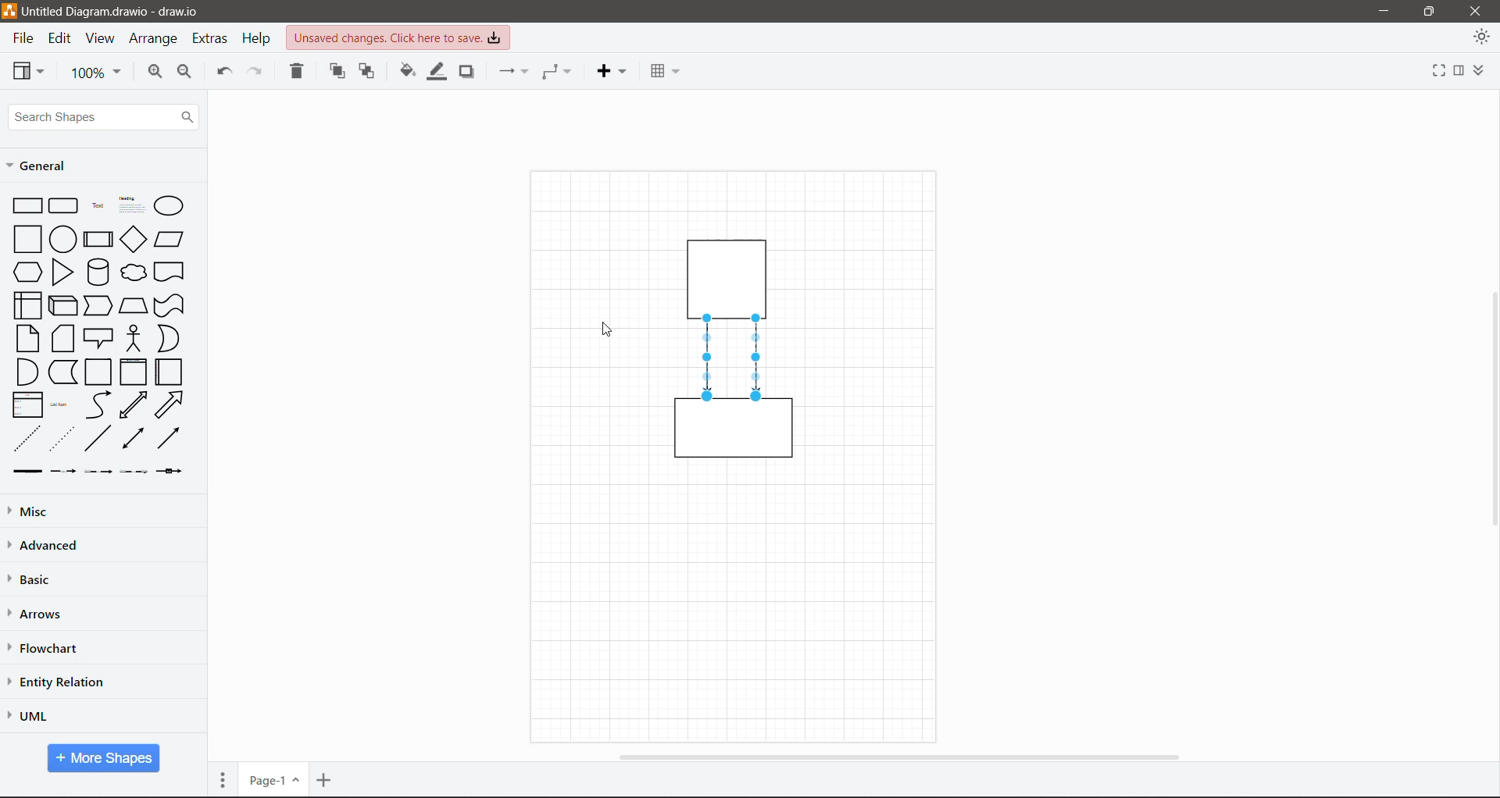  Describe the element at coordinates (98, 472) in the screenshot. I see `connector with 2 labels` at that location.